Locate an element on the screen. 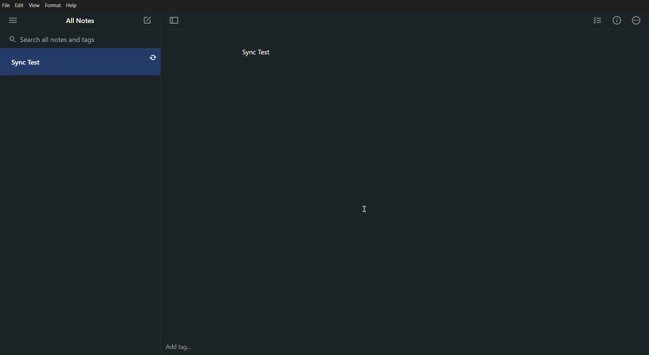 The image size is (649, 355). All Notes is located at coordinates (80, 21).